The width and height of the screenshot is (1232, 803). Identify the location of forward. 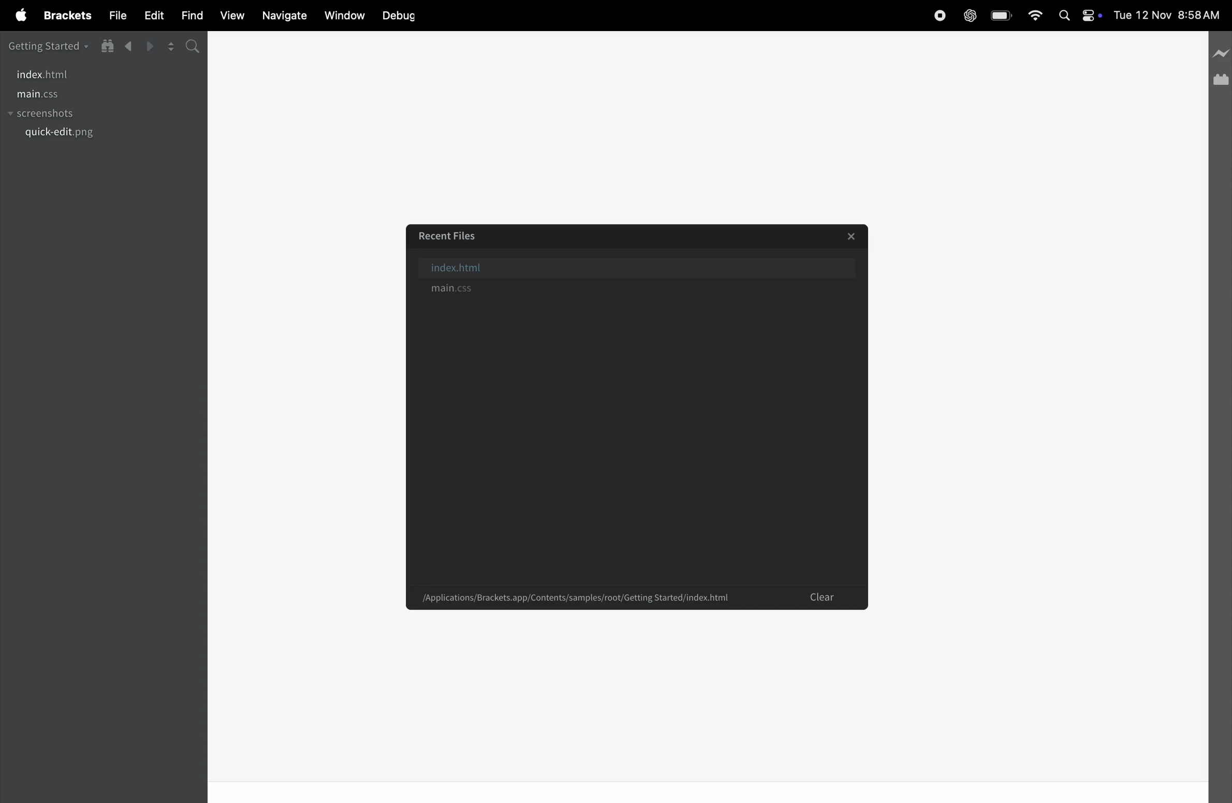
(149, 46).